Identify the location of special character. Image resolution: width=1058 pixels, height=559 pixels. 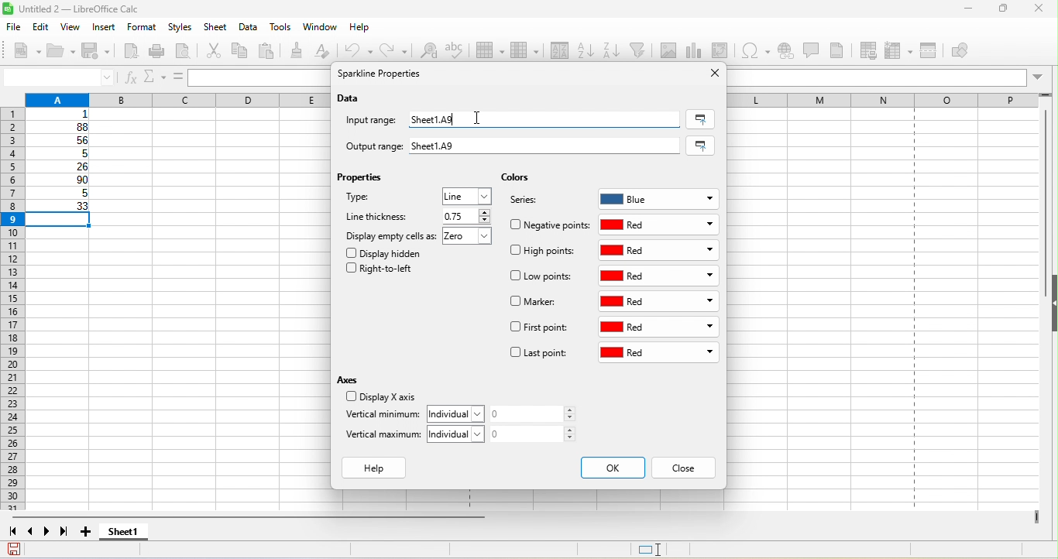
(754, 51).